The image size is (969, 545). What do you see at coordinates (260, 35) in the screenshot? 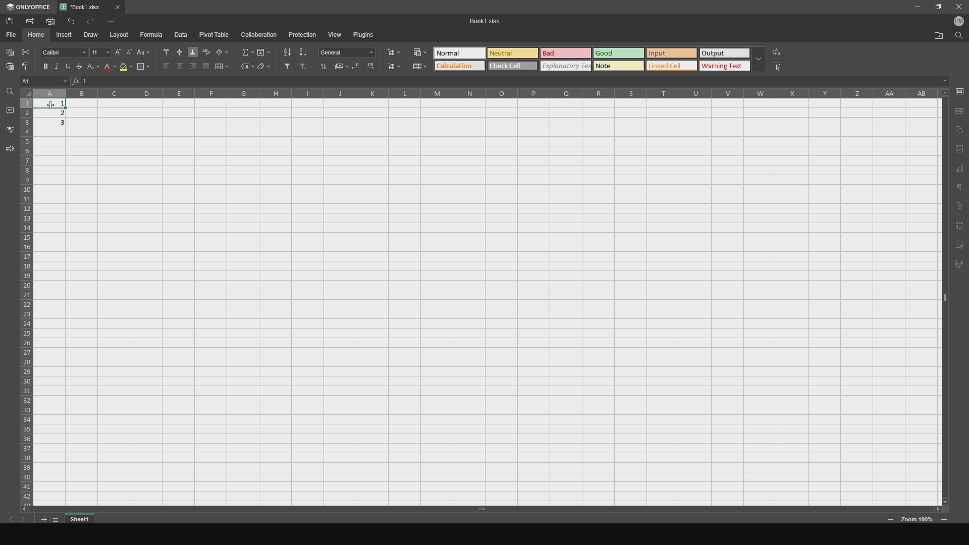
I see `collaboration` at bounding box center [260, 35].